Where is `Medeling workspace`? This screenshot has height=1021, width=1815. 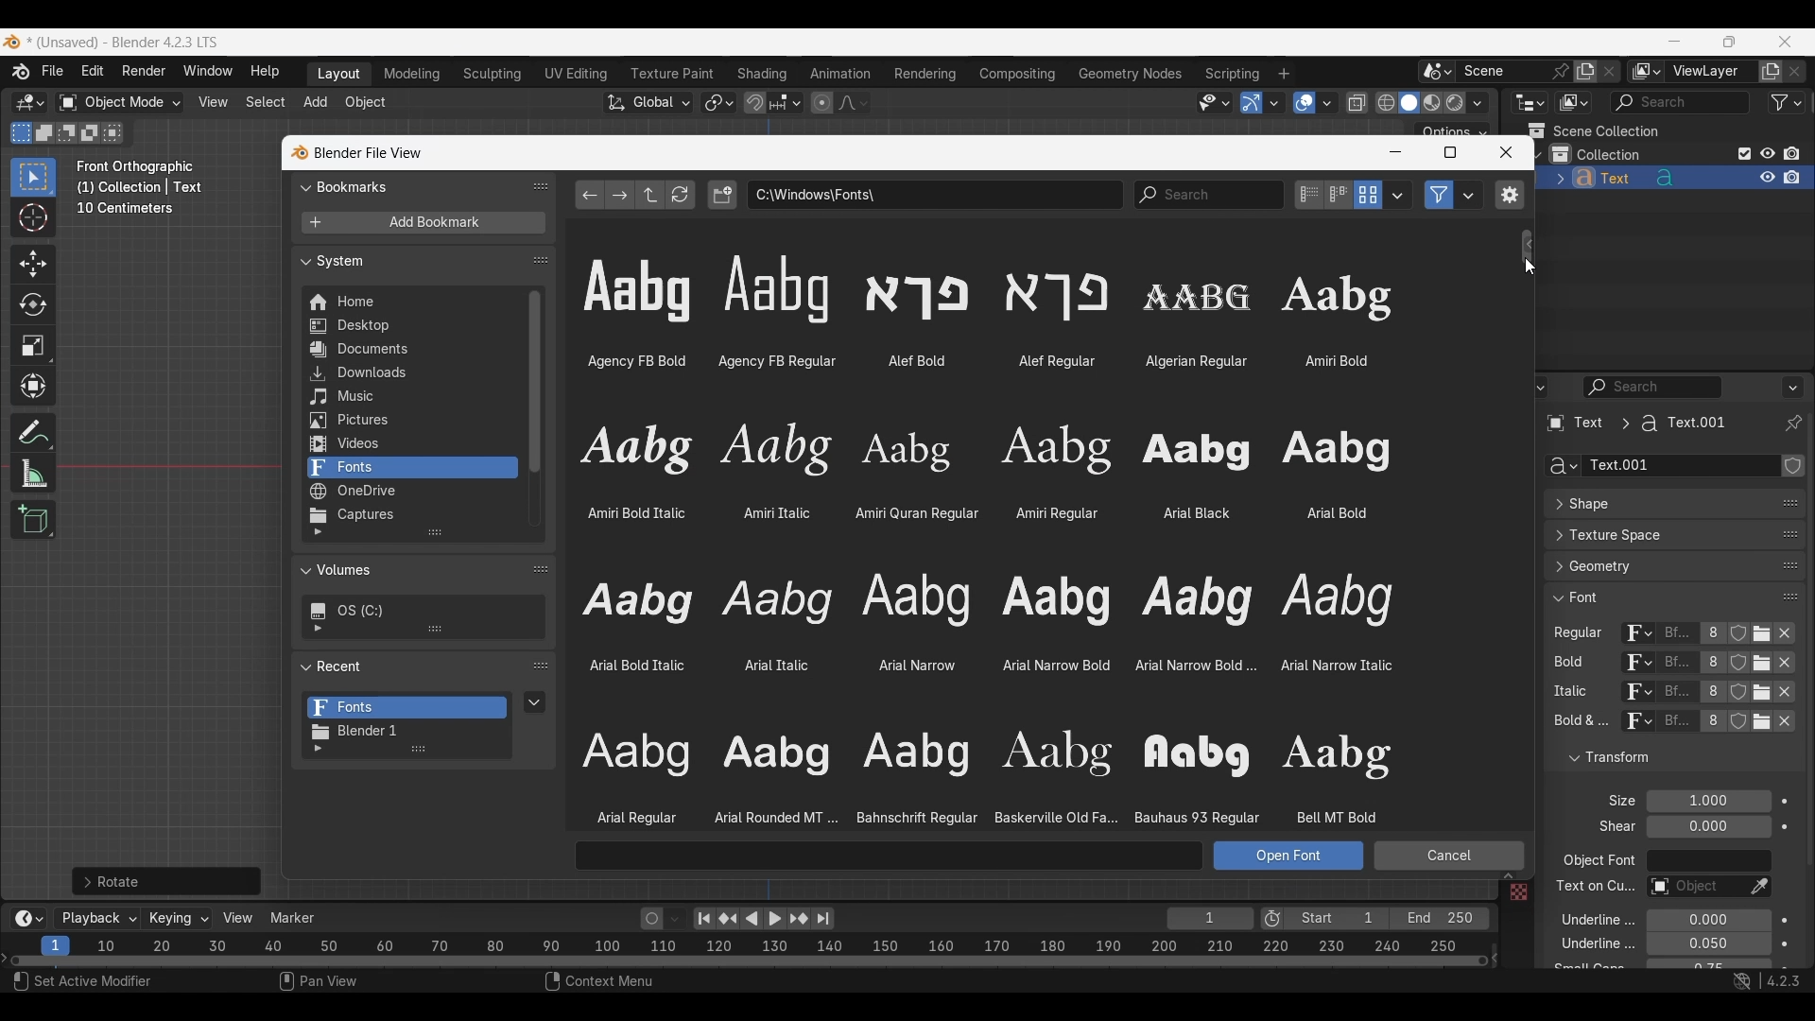
Medeling workspace is located at coordinates (412, 75).